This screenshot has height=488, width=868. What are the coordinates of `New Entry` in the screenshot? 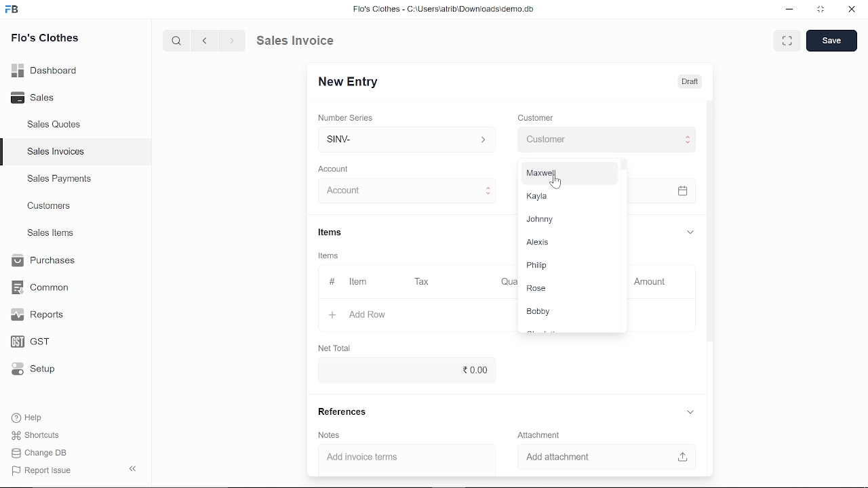 It's located at (353, 82).